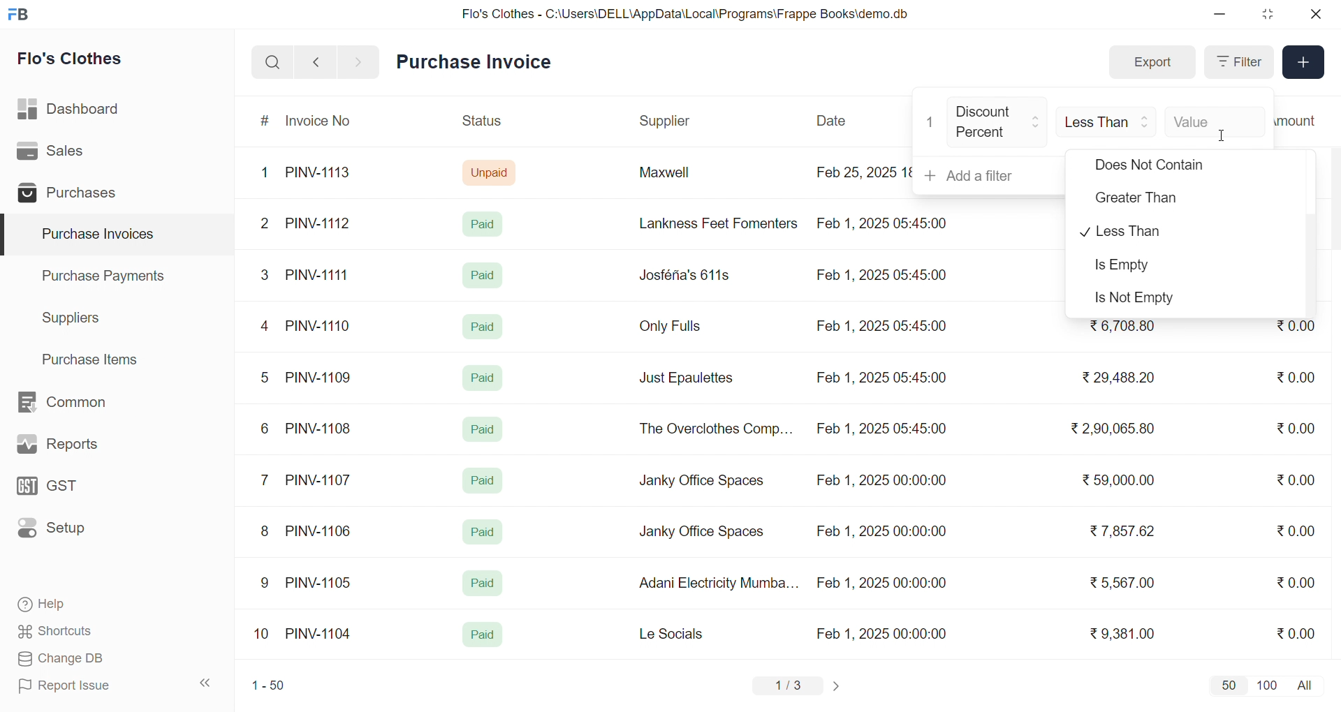 This screenshot has width=1341, height=712. What do you see at coordinates (96, 235) in the screenshot?
I see `Purchase Invoices` at bounding box center [96, 235].